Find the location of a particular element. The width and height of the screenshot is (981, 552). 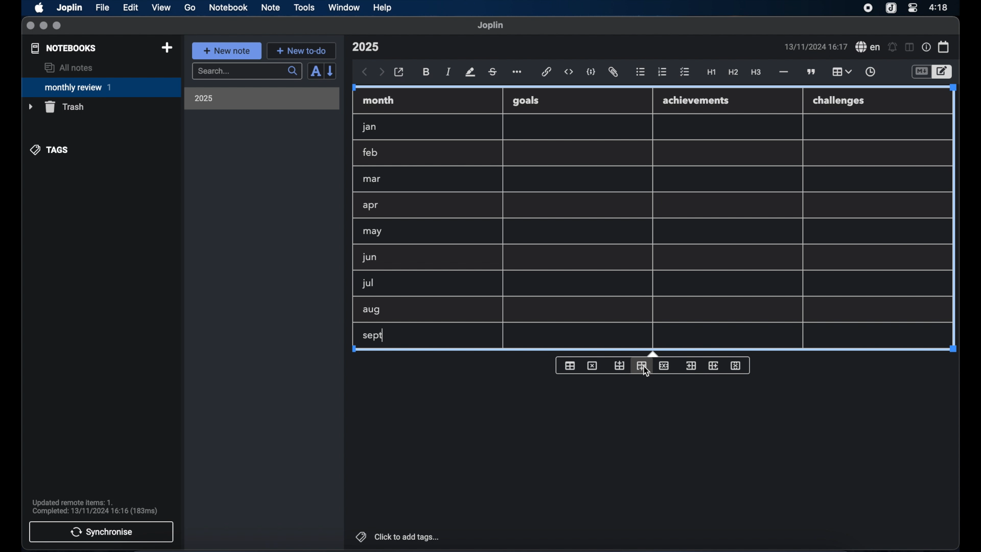

notebooks is located at coordinates (64, 48).